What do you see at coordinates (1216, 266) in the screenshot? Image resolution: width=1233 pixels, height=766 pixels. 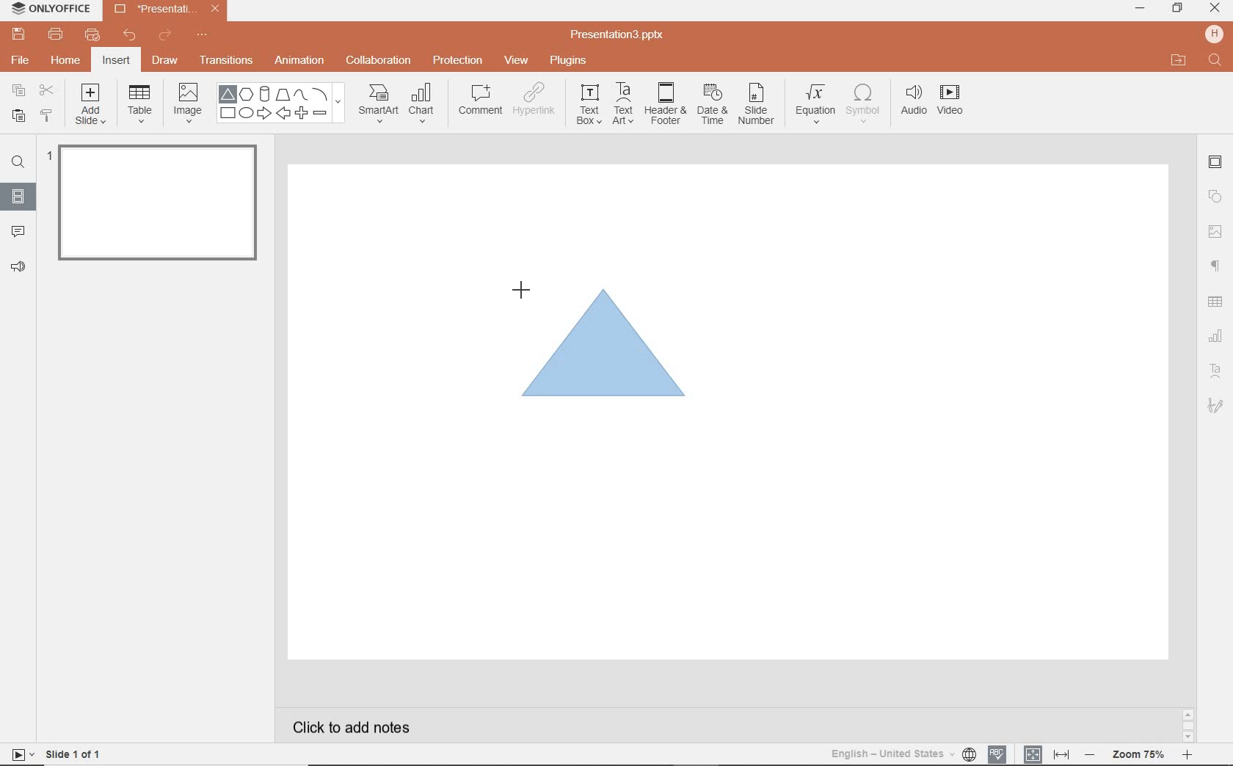 I see `PARAGRAPH SETTINGS` at bounding box center [1216, 266].